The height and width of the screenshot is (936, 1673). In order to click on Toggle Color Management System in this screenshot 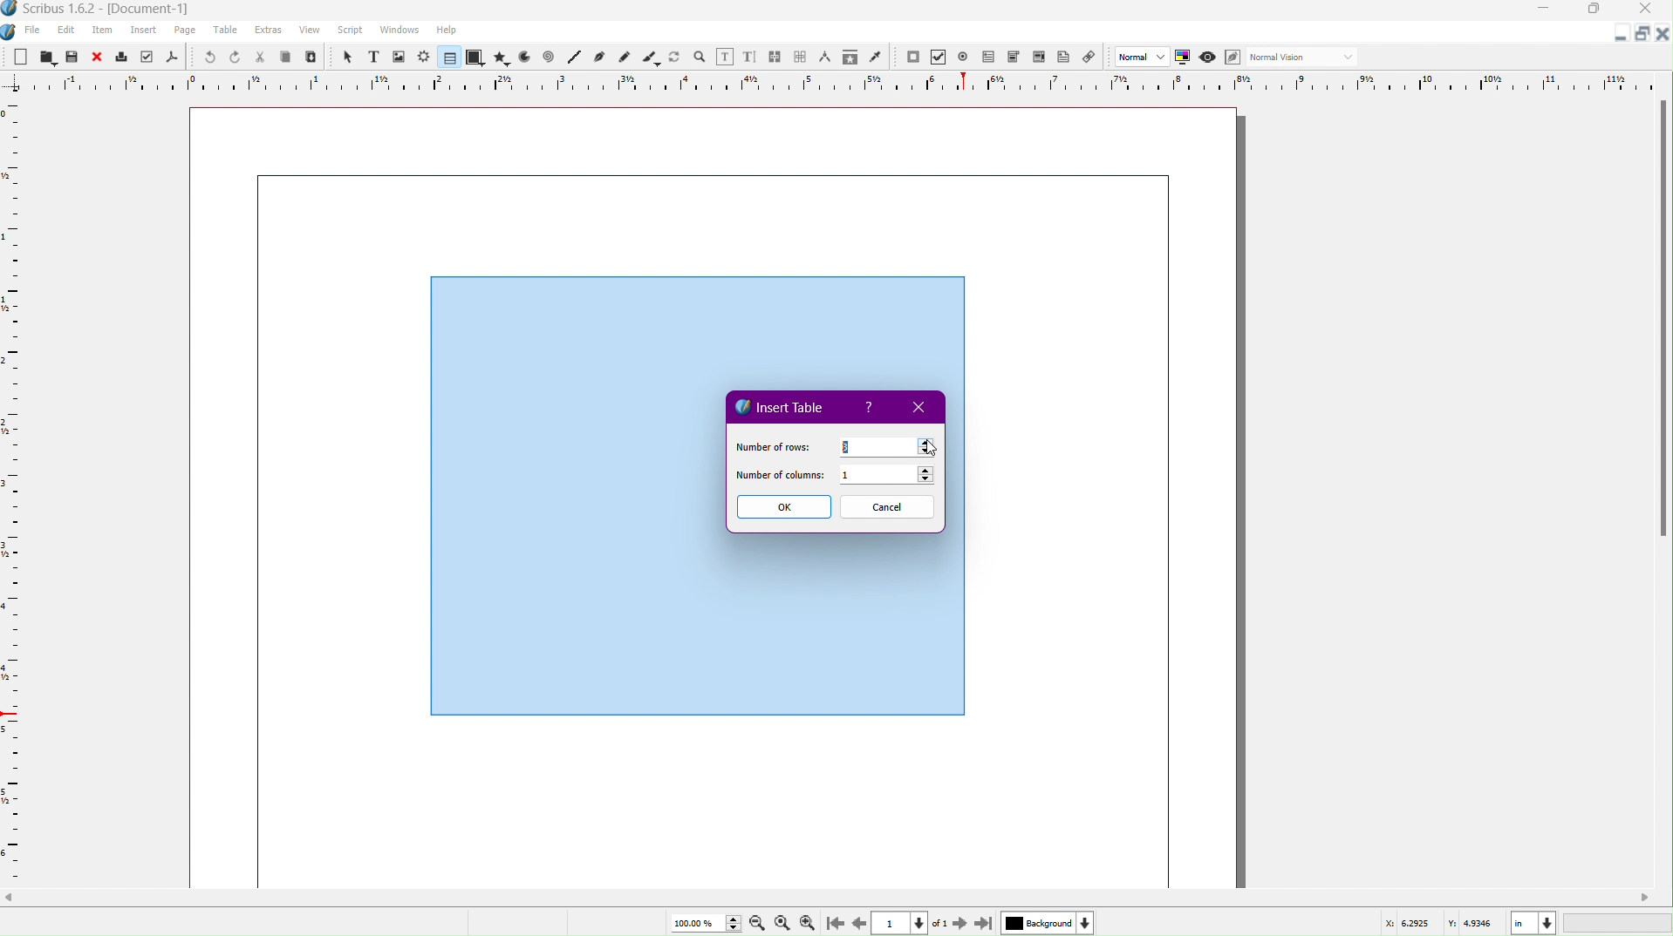, I will do `click(1185, 59)`.